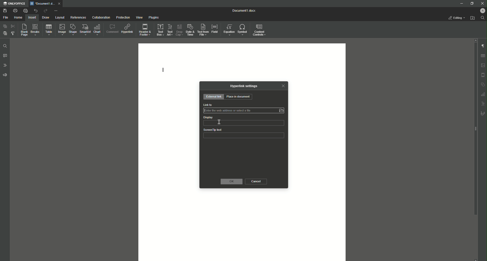 The width and height of the screenshot is (487, 261). I want to click on Redo, so click(45, 11).